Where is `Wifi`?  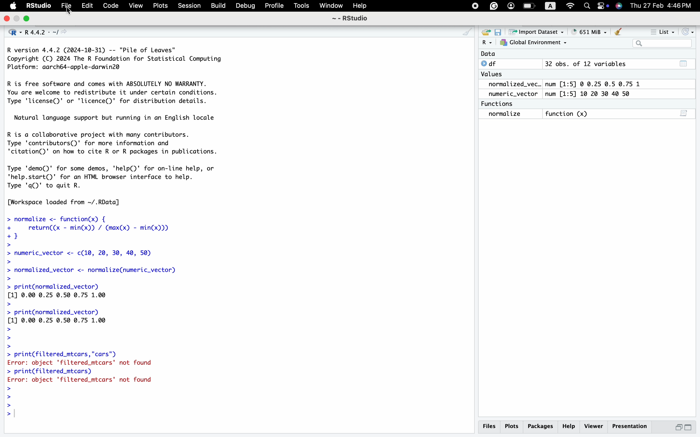
Wifi is located at coordinates (568, 5).